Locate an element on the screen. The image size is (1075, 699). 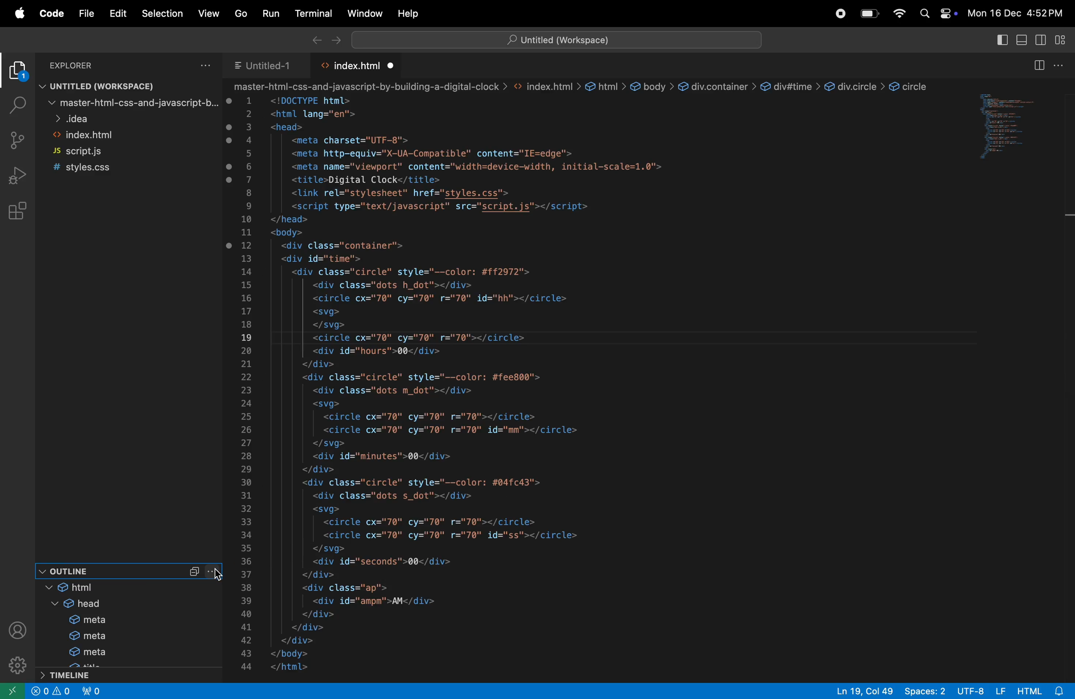
cursor is located at coordinates (216, 578).